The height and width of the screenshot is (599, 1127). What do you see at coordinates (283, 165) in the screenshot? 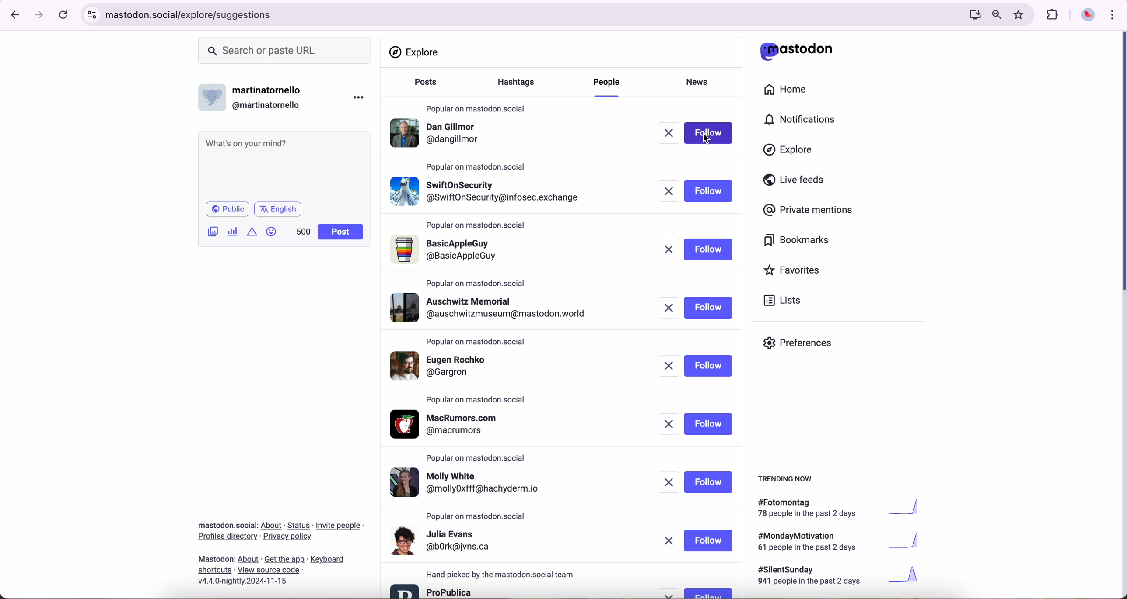
I see `what's on your mind?` at bounding box center [283, 165].